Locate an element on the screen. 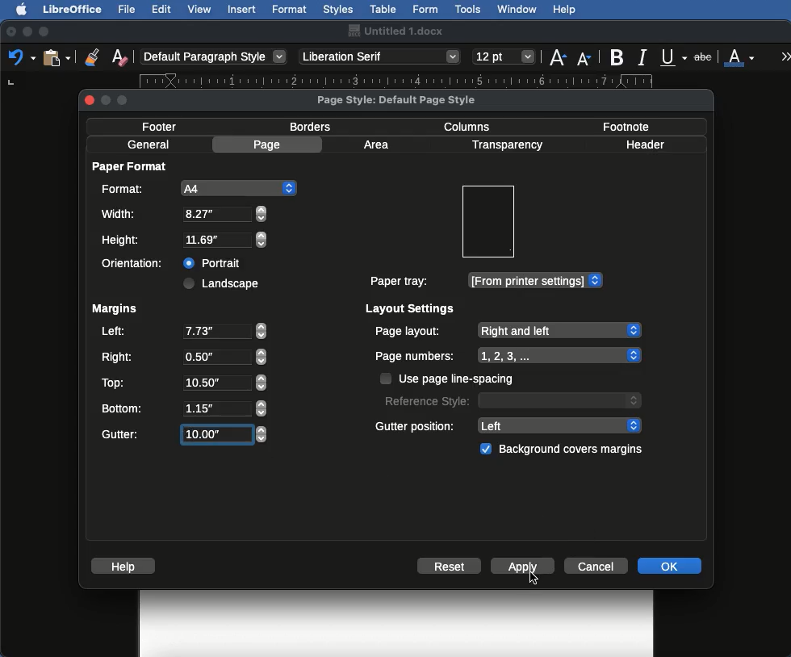 The height and width of the screenshot is (657, 791). Undo is located at coordinates (21, 56).